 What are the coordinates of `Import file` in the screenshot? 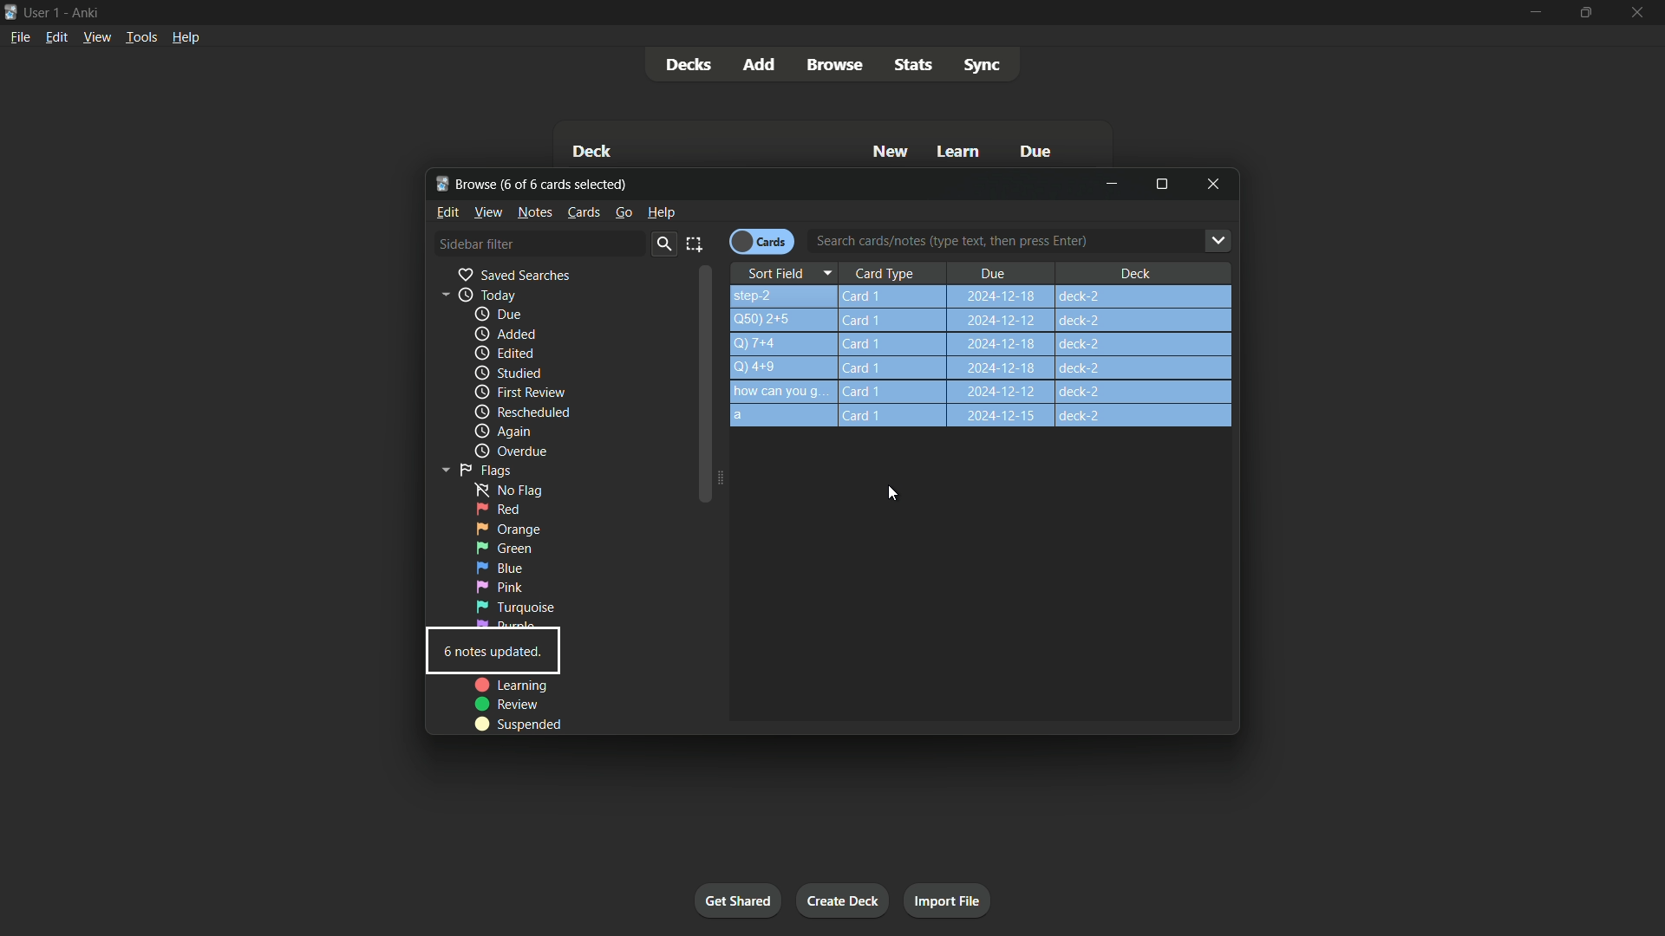 It's located at (949, 901).